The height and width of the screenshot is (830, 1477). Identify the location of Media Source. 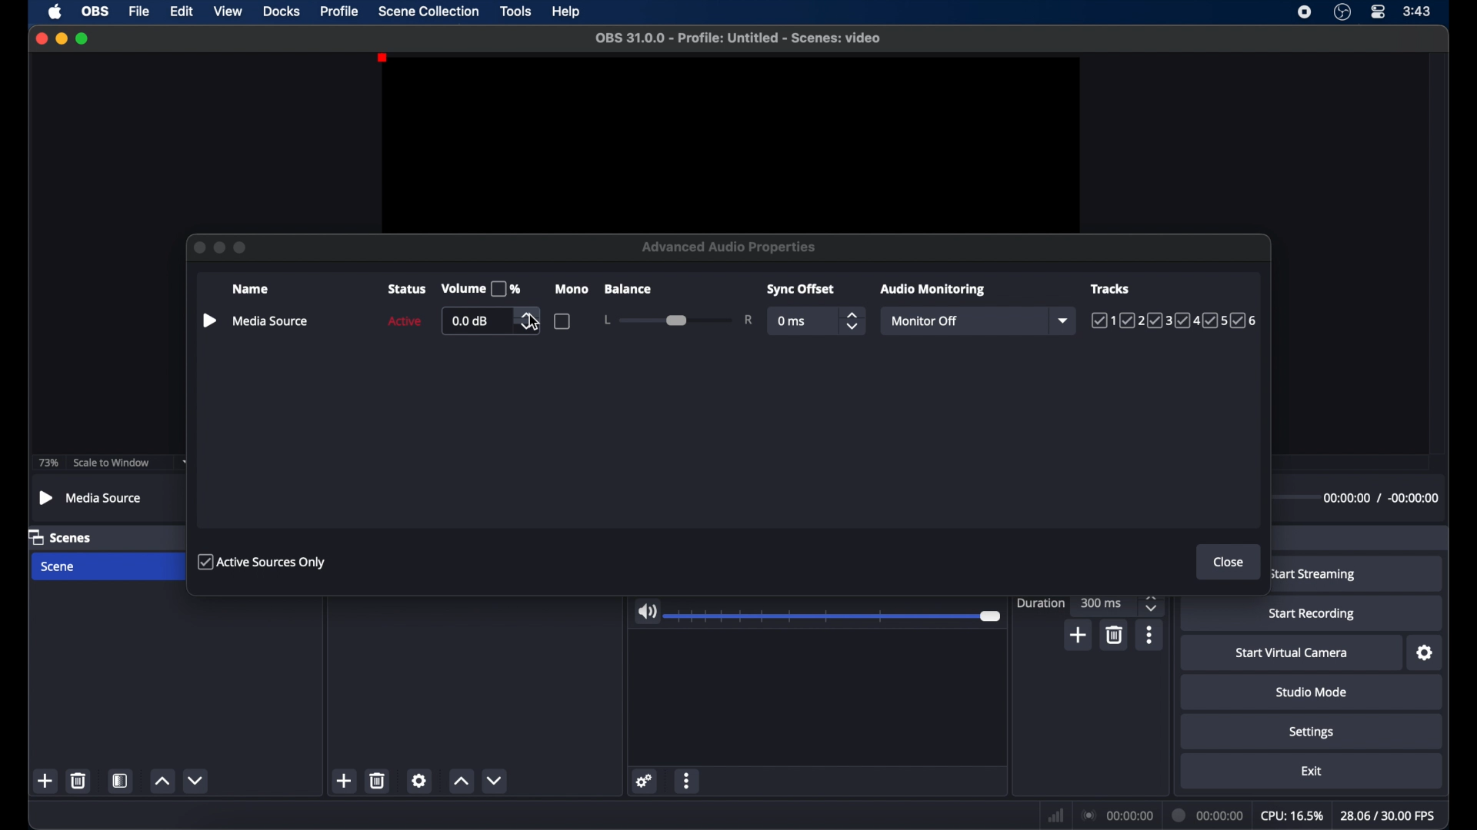
(92, 499).